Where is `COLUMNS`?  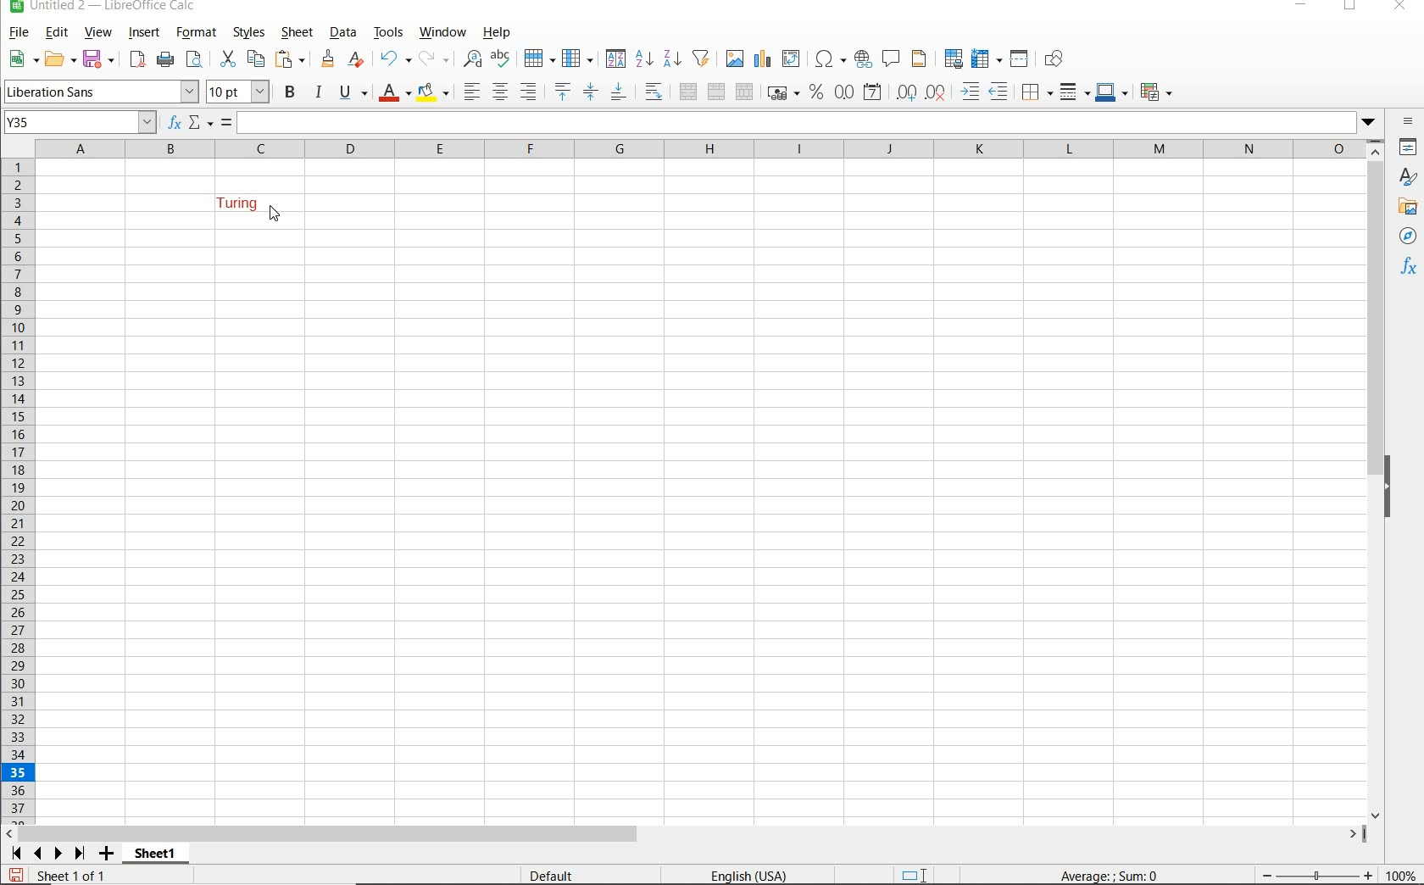
COLUMNS is located at coordinates (696, 148).